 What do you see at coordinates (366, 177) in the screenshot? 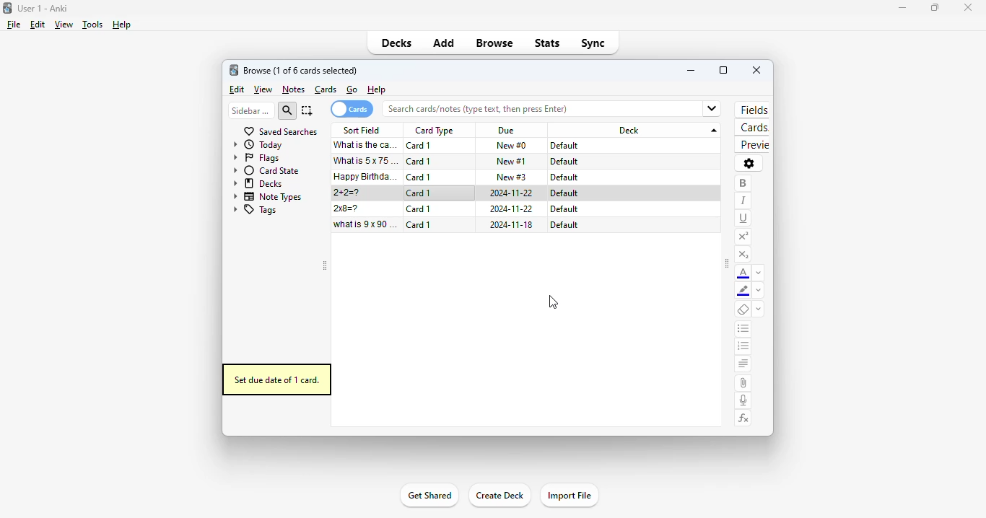
I see `happy birthday song!!!.mp3` at bounding box center [366, 177].